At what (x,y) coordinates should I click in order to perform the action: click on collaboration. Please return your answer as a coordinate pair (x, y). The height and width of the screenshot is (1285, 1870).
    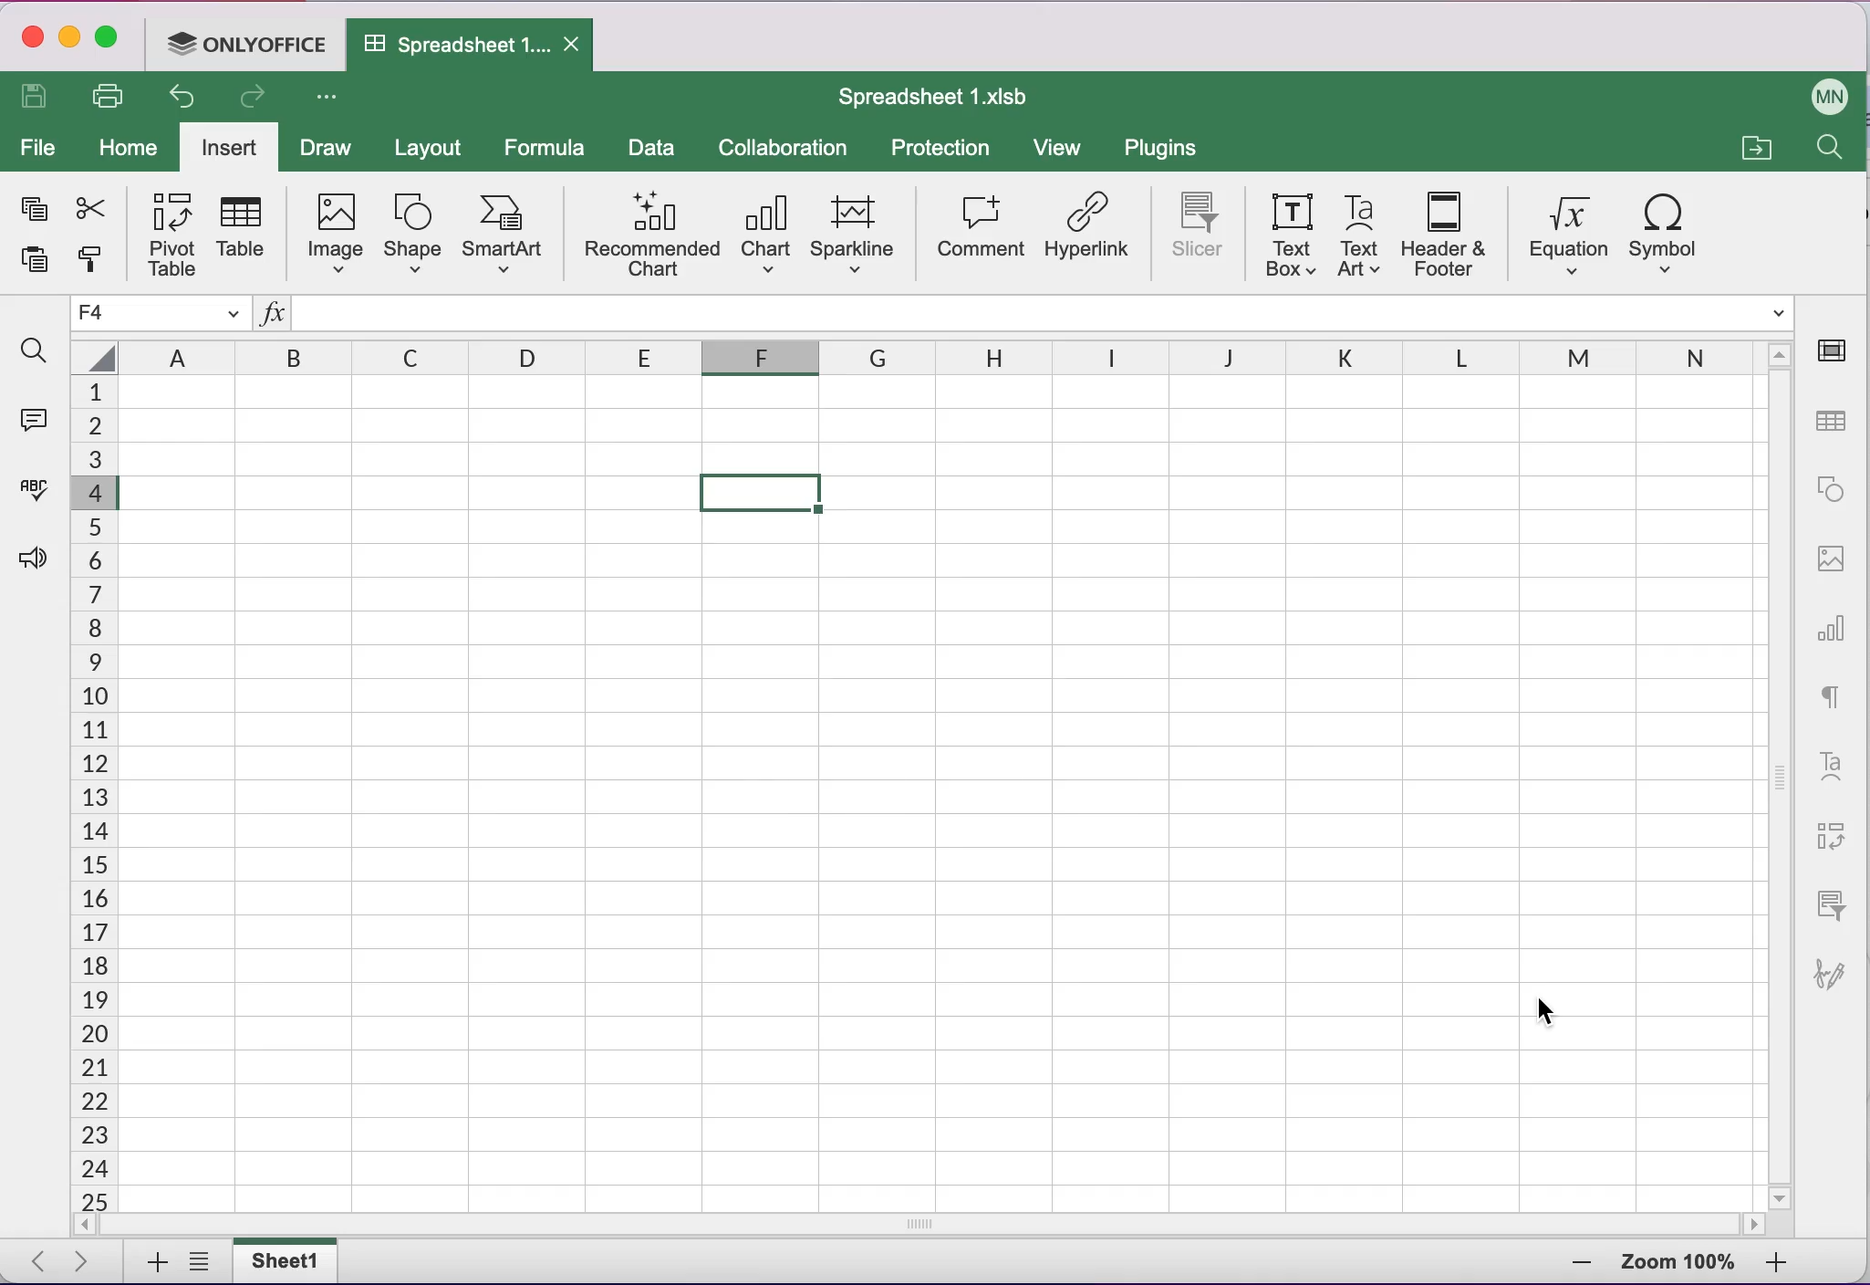
    Looking at the image, I should click on (794, 146).